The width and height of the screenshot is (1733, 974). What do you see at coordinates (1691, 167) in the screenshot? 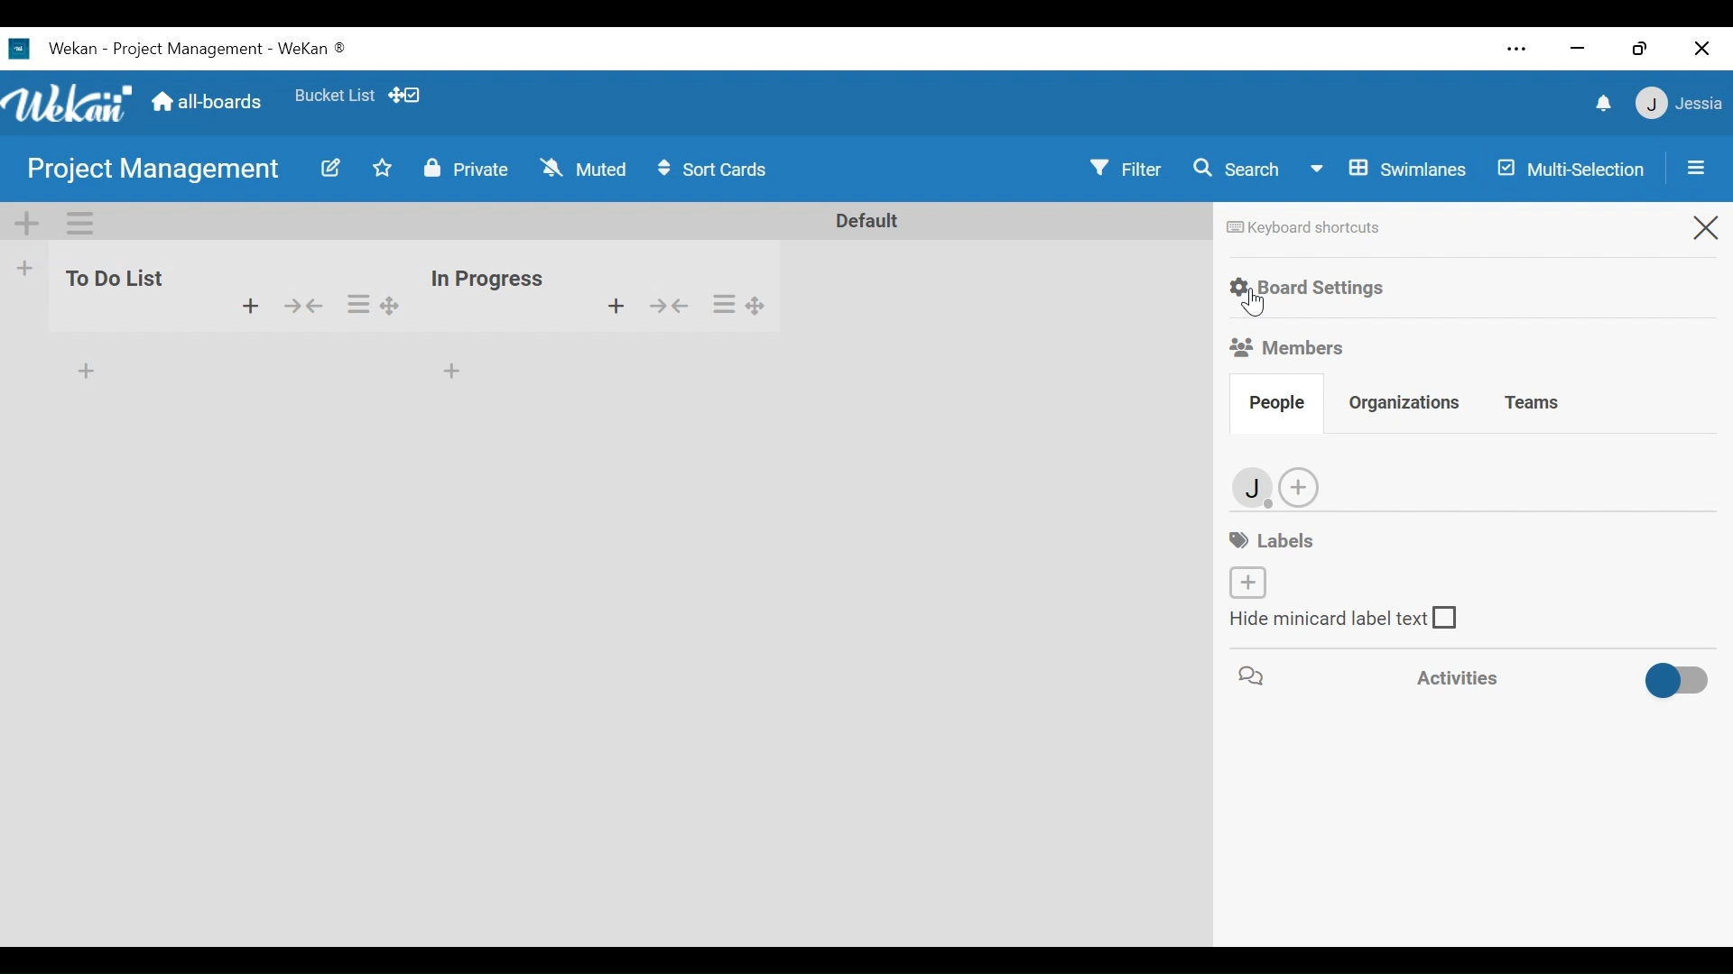
I see `Open/Close Sidebar` at bounding box center [1691, 167].